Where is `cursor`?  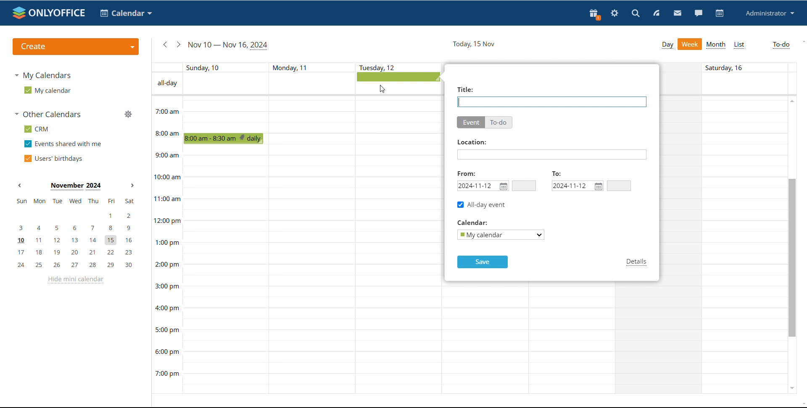
cursor is located at coordinates (385, 89).